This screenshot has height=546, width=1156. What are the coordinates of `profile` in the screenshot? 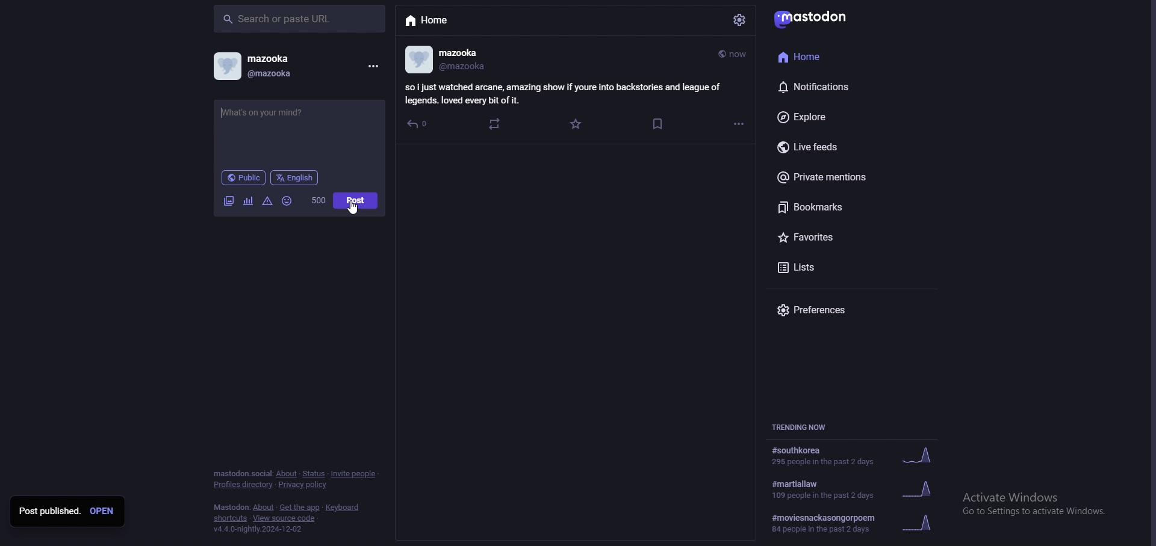 It's located at (446, 59).